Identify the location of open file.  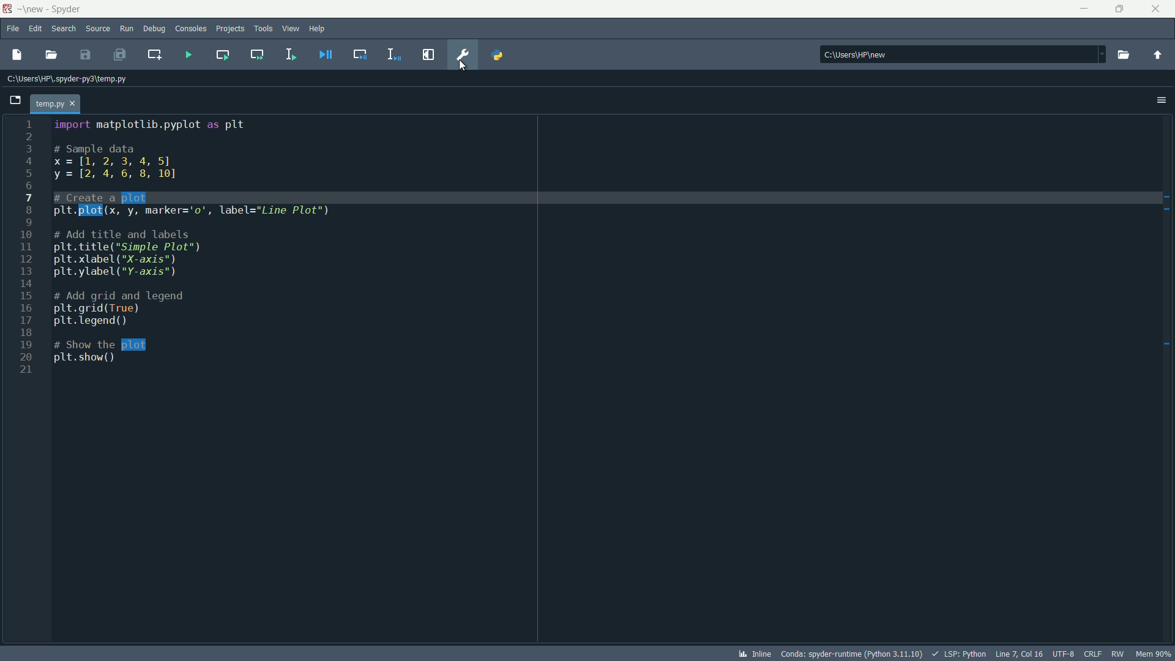
(50, 54).